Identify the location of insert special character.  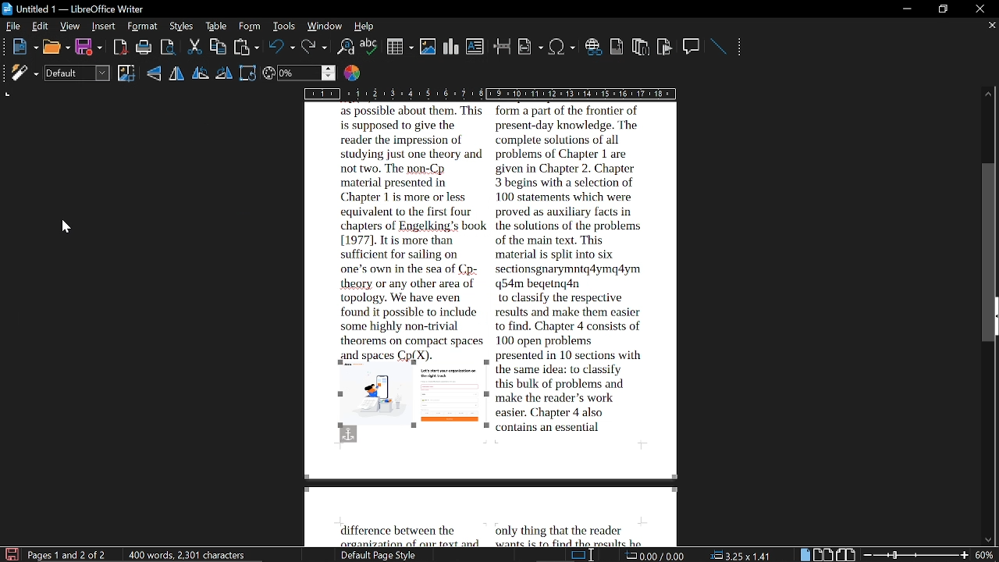
(562, 44).